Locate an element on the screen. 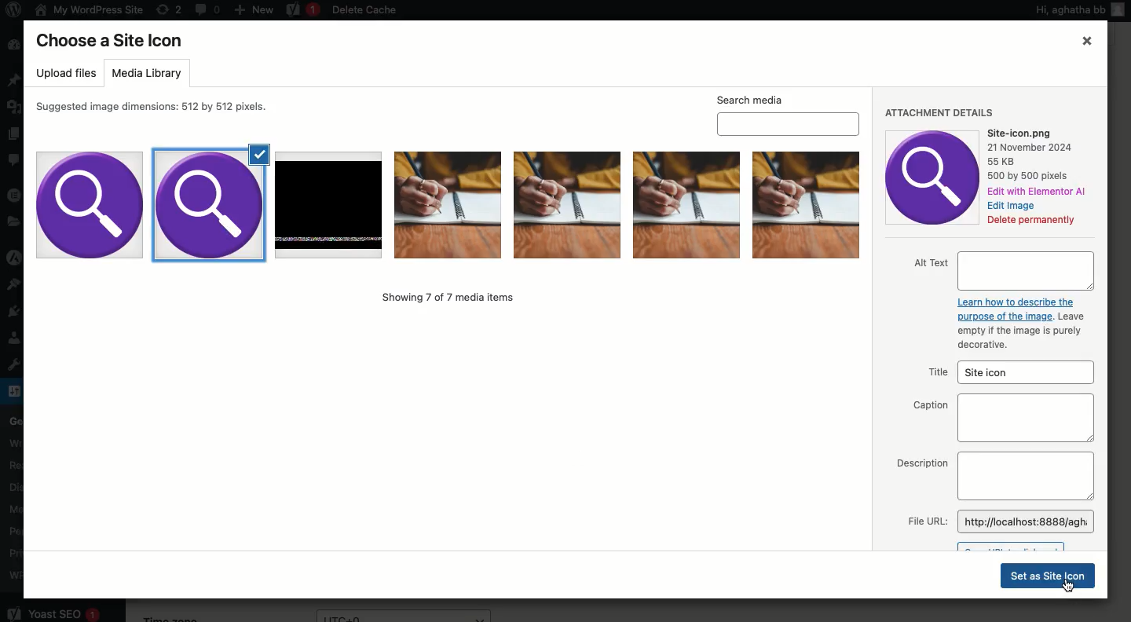 This screenshot has width=1131, height=622. Search media is located at coordinates (788, 114).